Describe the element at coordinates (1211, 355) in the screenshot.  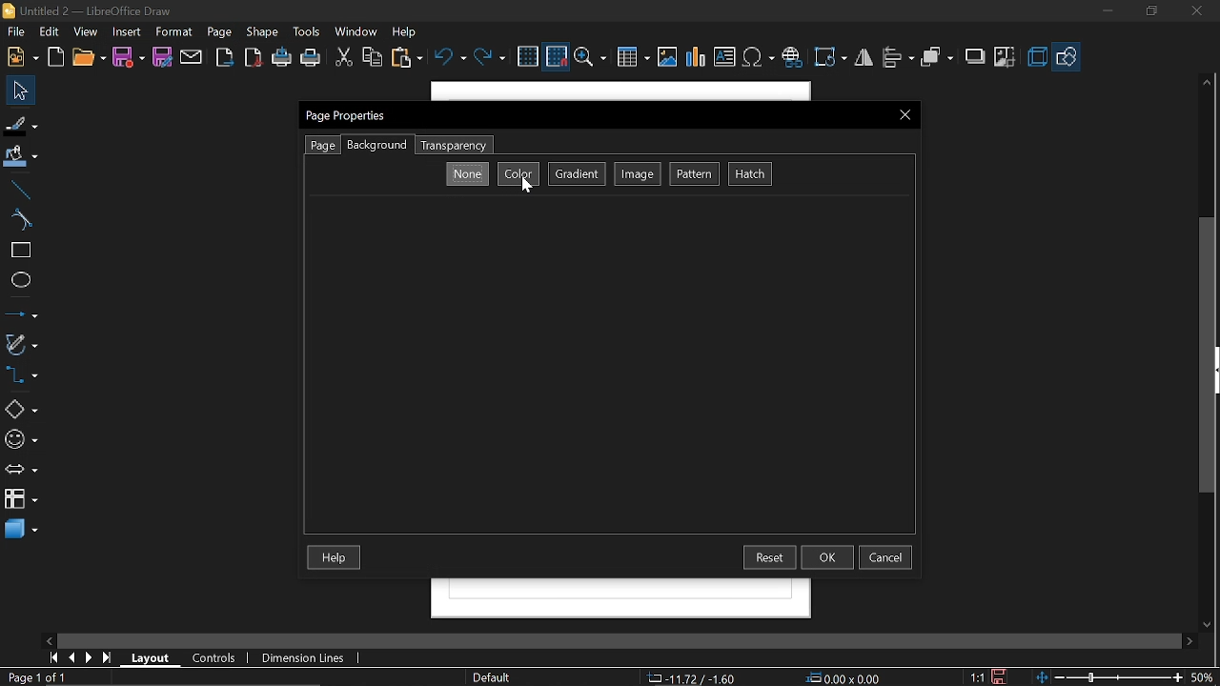
I see `Vertical scrollbar` at that location.